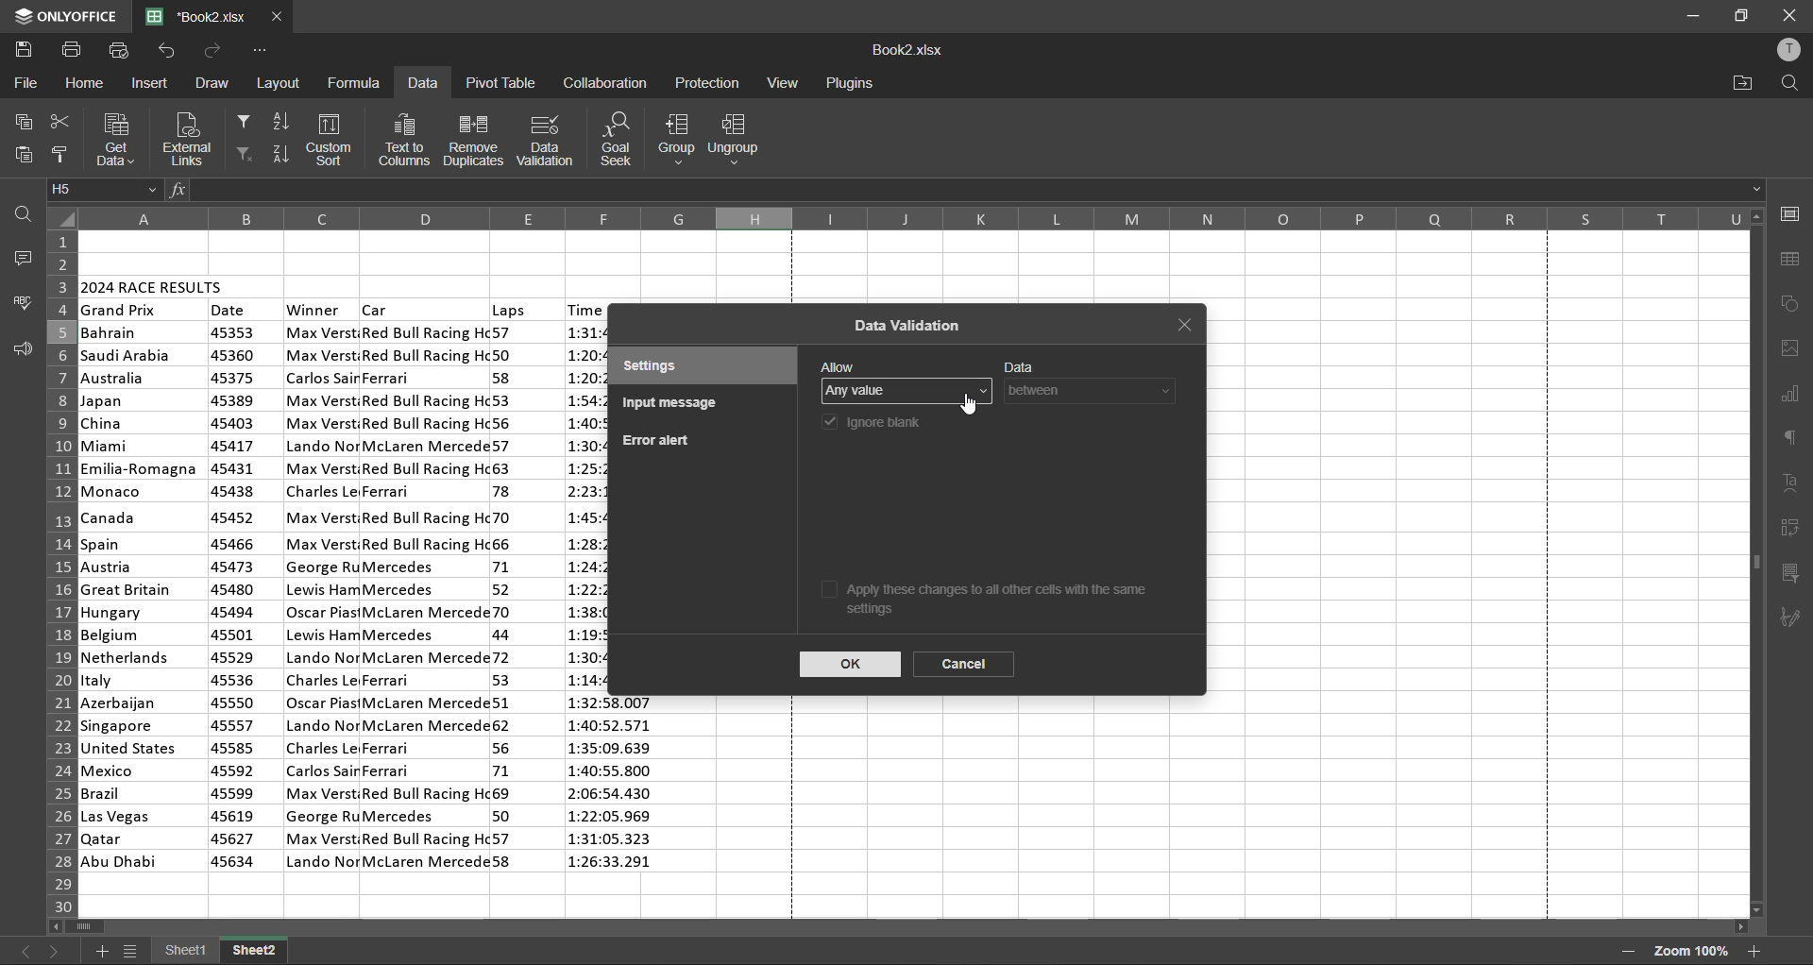 This screenshot has height=965, width=1813. What do you see at coordinates (121, 311) in the screenshot?
I see `grand prix` at bounding box center [121, 311].